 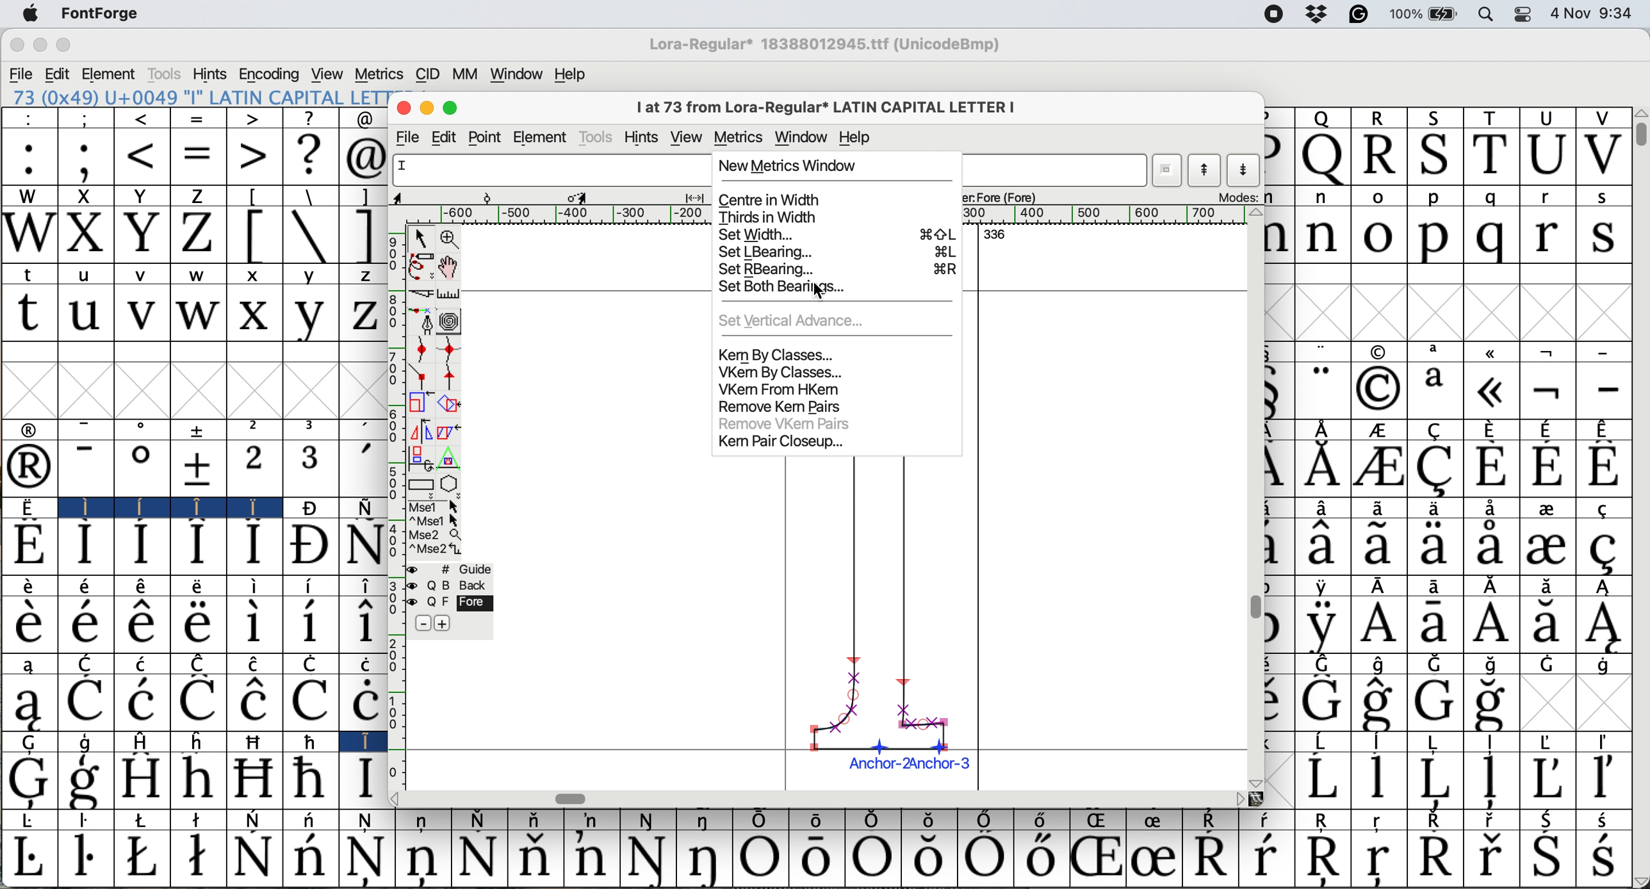 I want to click on -, so click(x=86, y=468).